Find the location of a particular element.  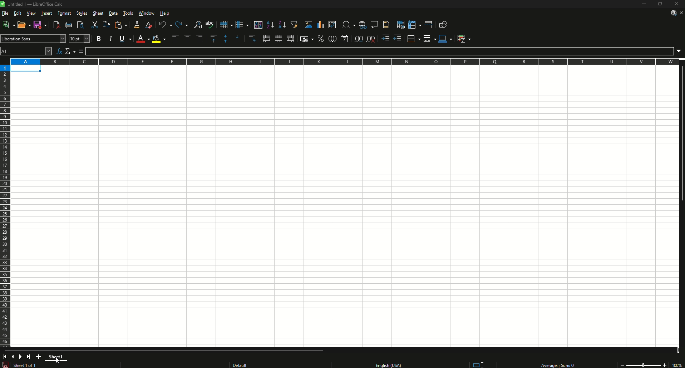

Sheet is located at coordinates (99, 13).